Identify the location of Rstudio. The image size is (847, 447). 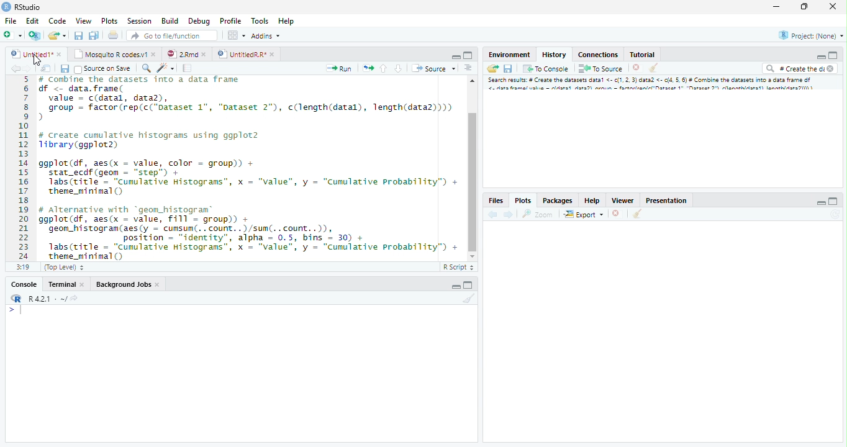
(21, 6).